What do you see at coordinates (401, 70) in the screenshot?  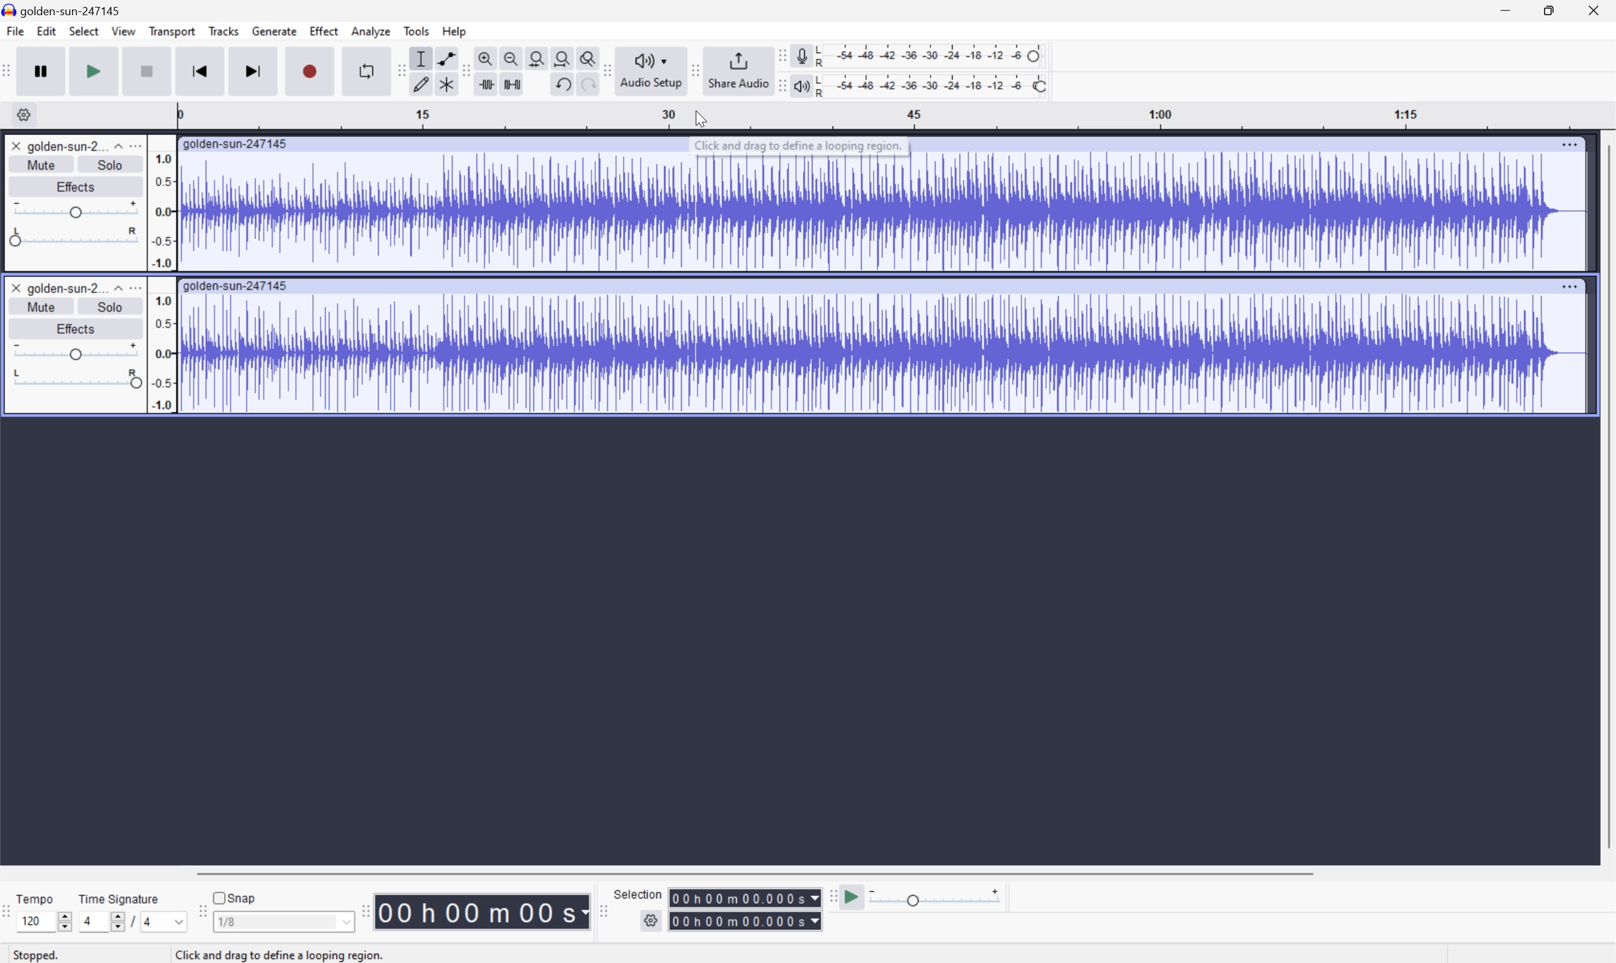 I see `Audacity tools toolbar` at bounding box center [401, 70].